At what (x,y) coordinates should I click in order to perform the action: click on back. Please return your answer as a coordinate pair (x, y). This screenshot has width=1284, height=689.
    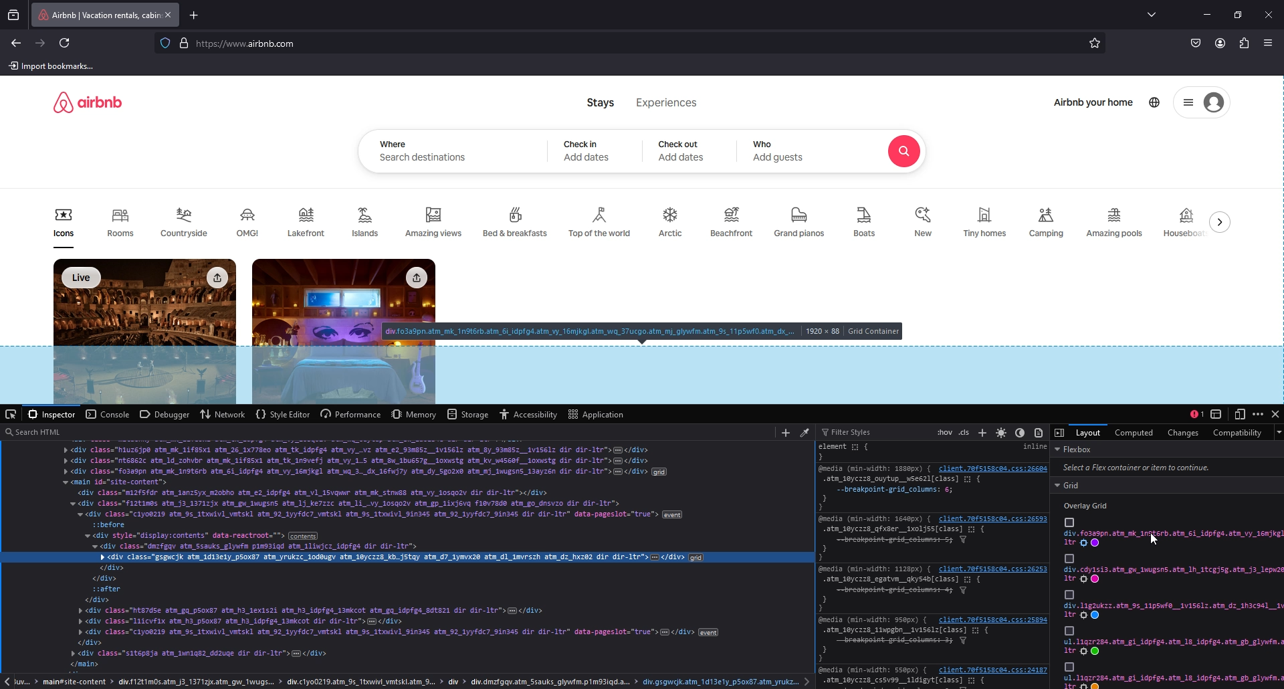
    Looking at the image, I should click on (17, 43).